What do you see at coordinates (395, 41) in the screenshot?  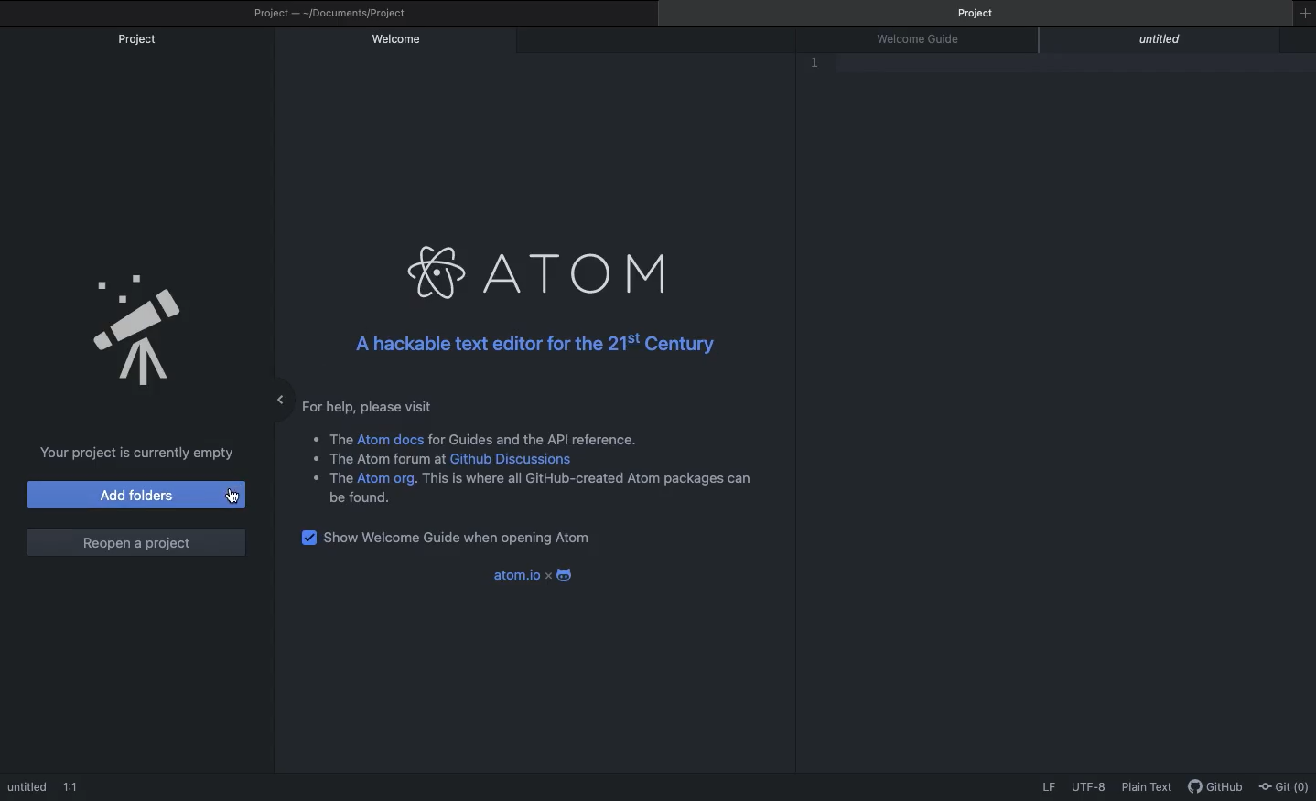 I see `Welcome` at bounding box center [395, 41].